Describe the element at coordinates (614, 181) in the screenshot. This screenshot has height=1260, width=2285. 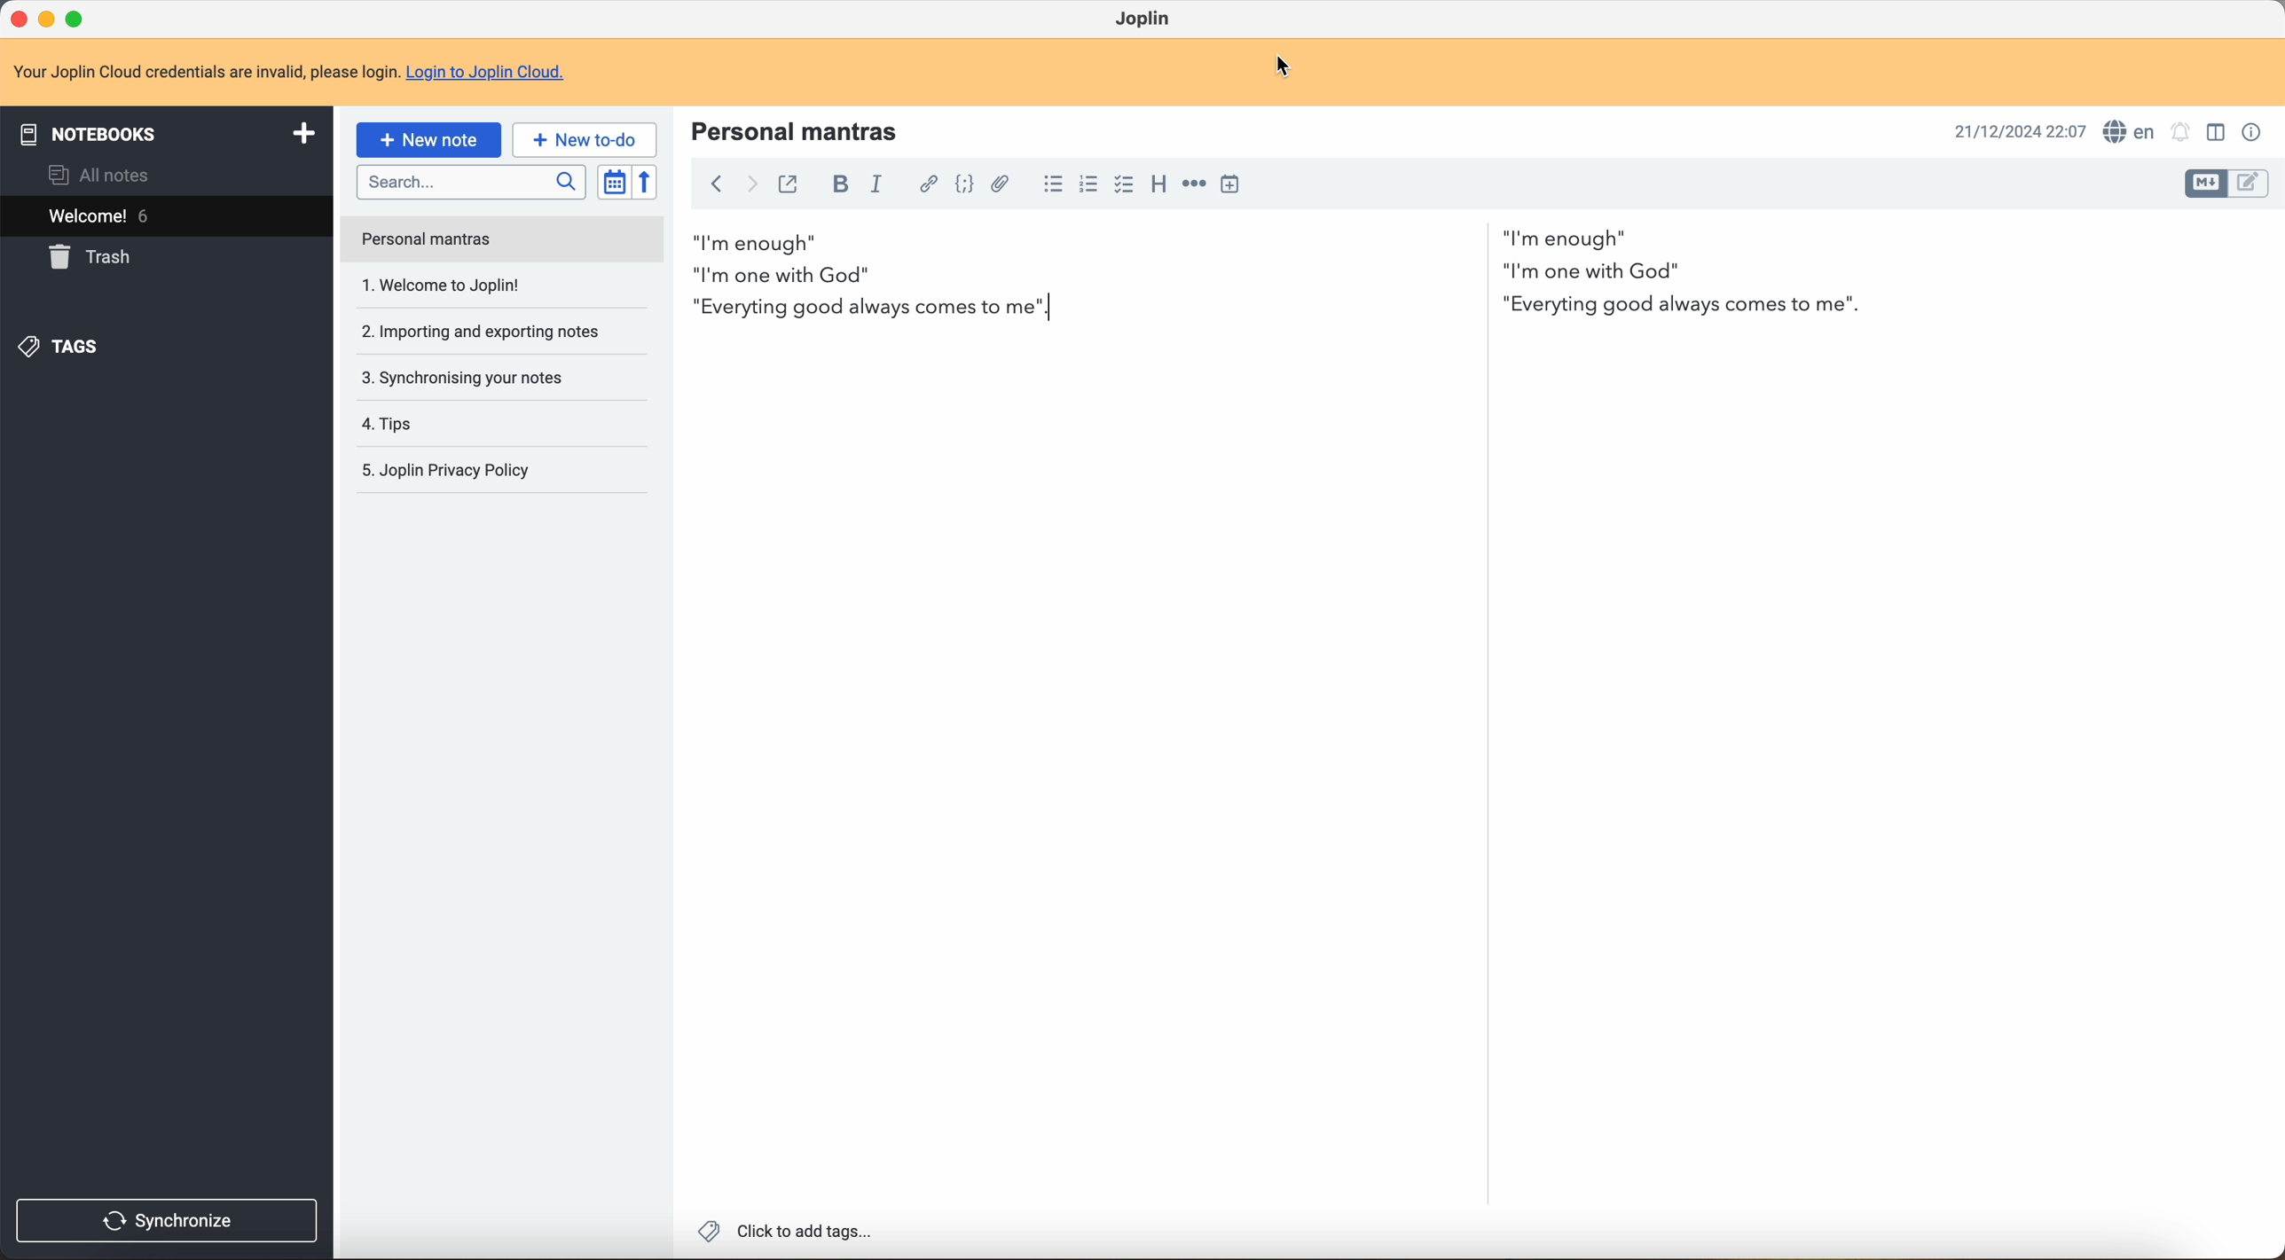
I see `toggle sort order field` at that location.